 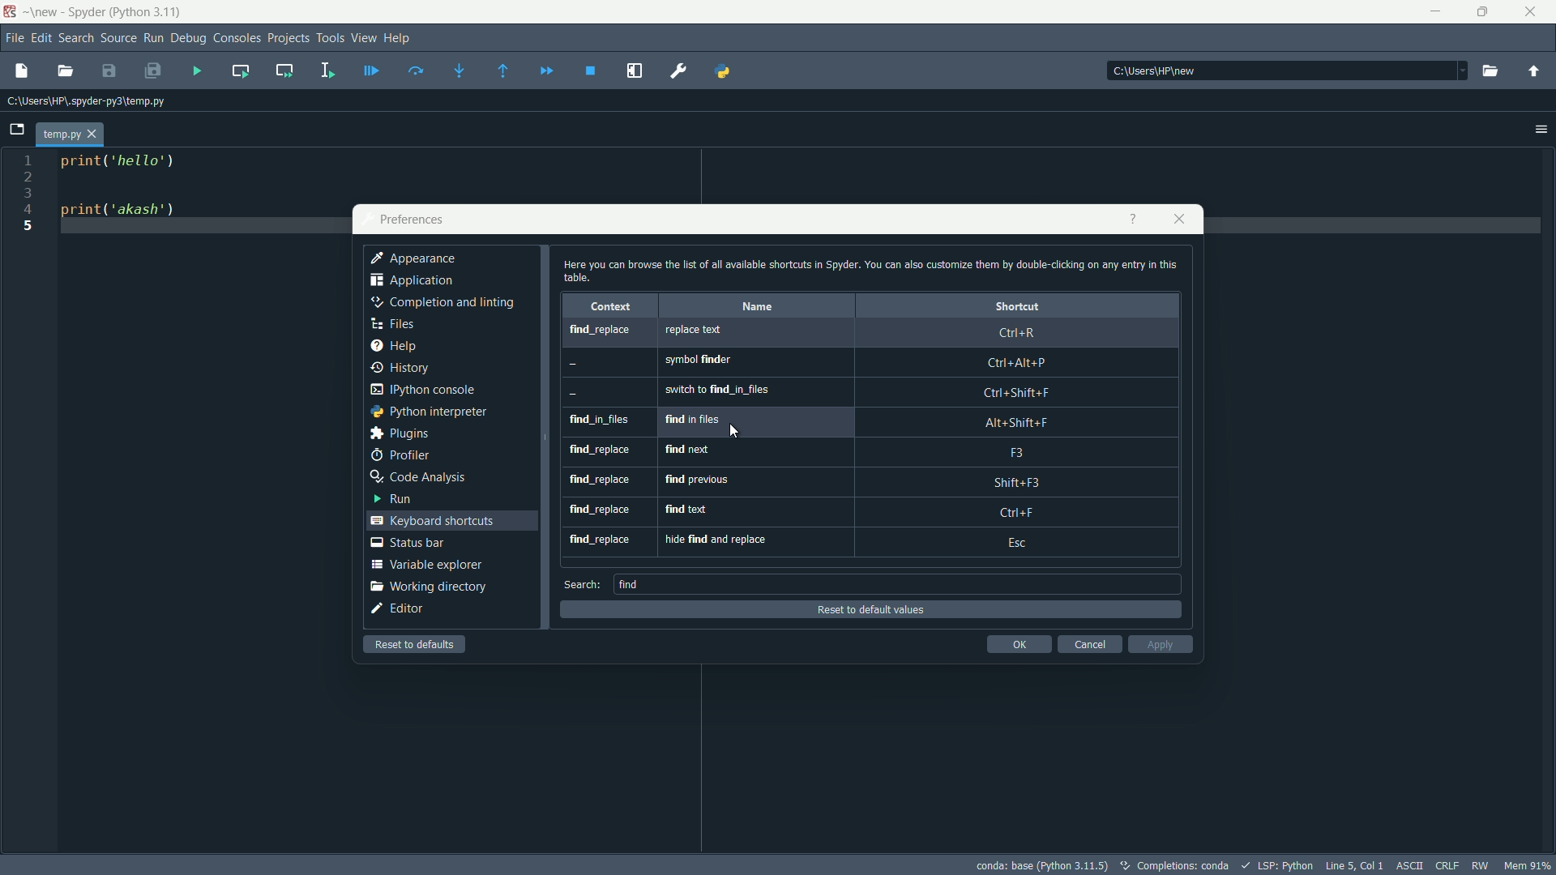 What do you see at coordinates (427, 585) in the screenshot?
I see `working directory` at bounding box center [427, 585].